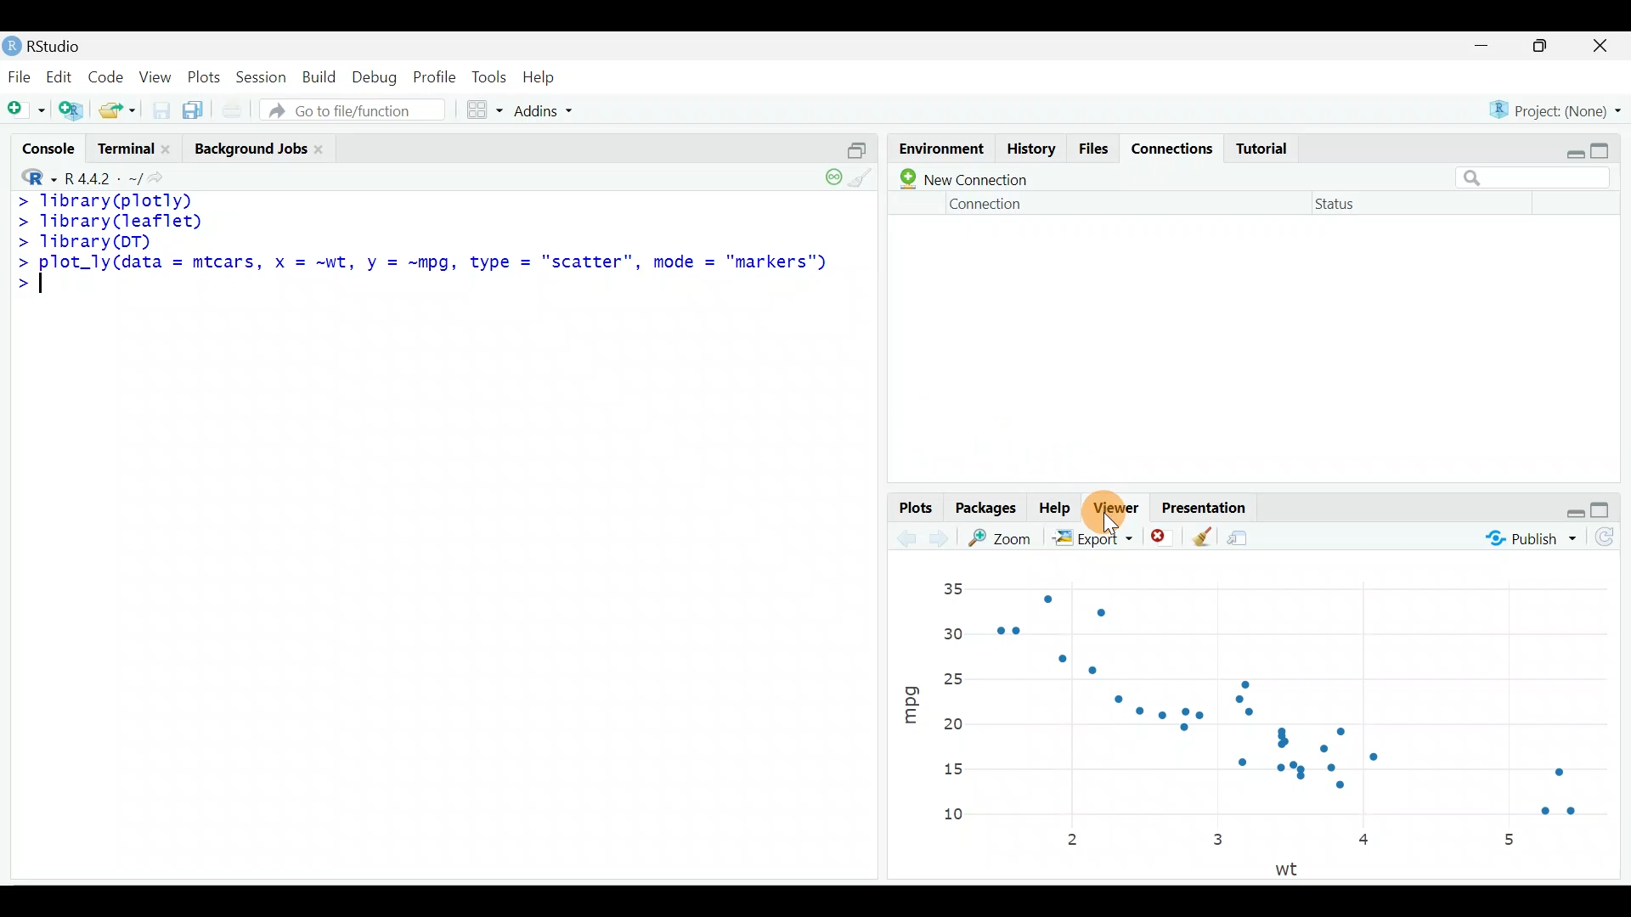  I want to click on Save all open documents, so click(195, 111).